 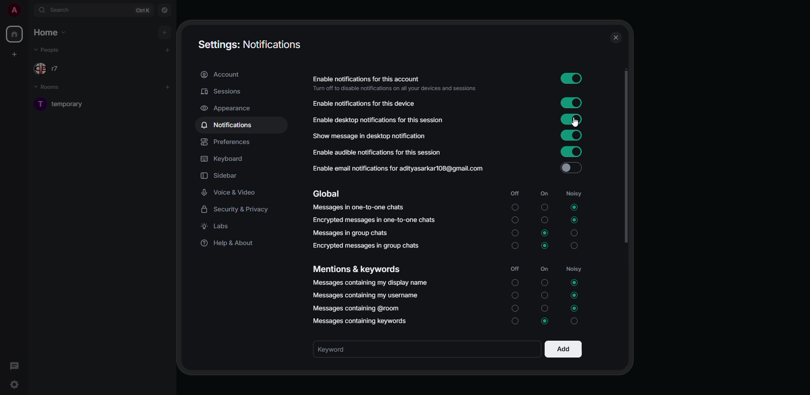 What do you see at coordinates (223, 75) in the screenshot?
I see `account` at bounding box center [223, 75].